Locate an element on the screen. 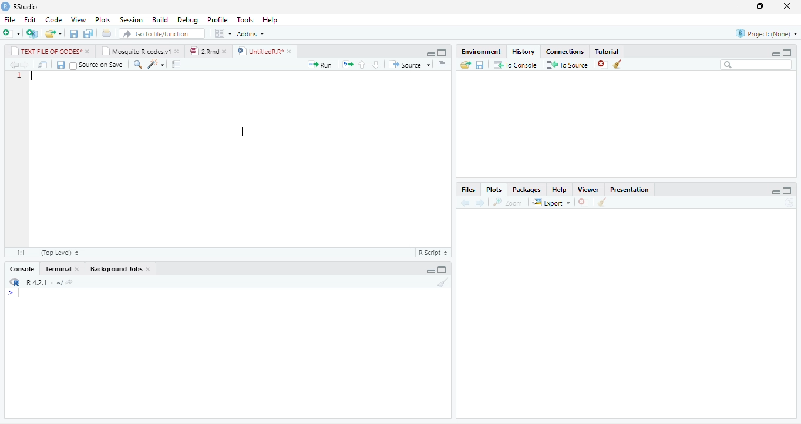 This screenshot has height=424, width=801. save all is located at coordinates (87, 33).